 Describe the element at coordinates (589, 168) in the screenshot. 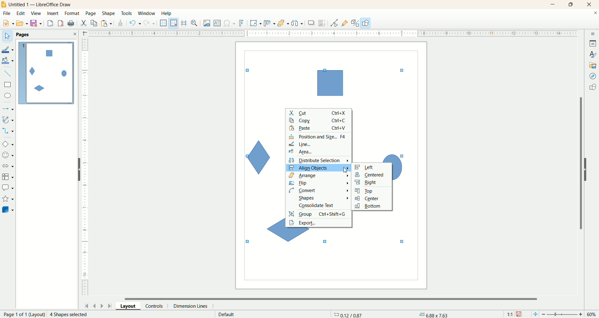

I see `hide` at that location.